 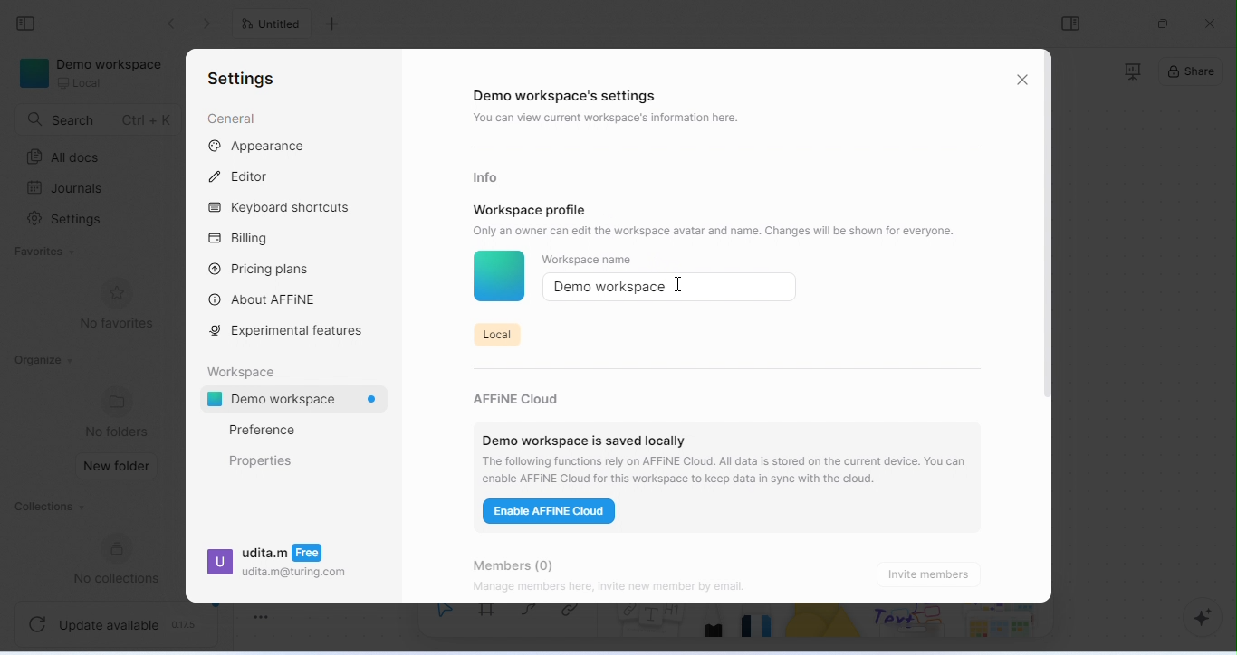 I want to click on others, so click(x=912, y=622).